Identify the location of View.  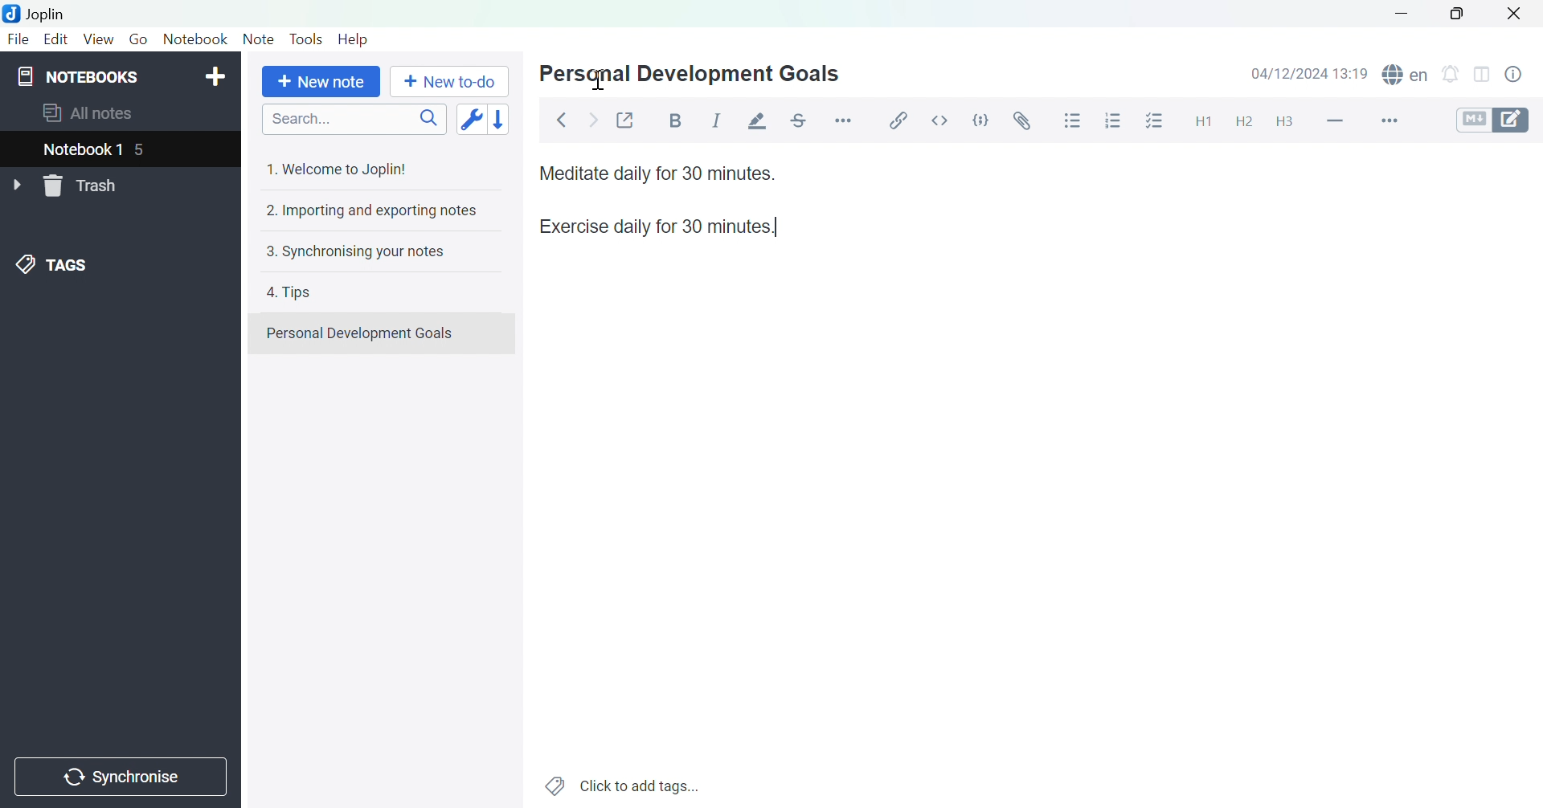
(97, 39).